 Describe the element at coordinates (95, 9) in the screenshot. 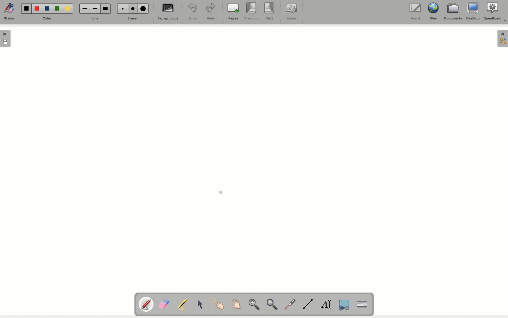

I see `Medium` at that location.